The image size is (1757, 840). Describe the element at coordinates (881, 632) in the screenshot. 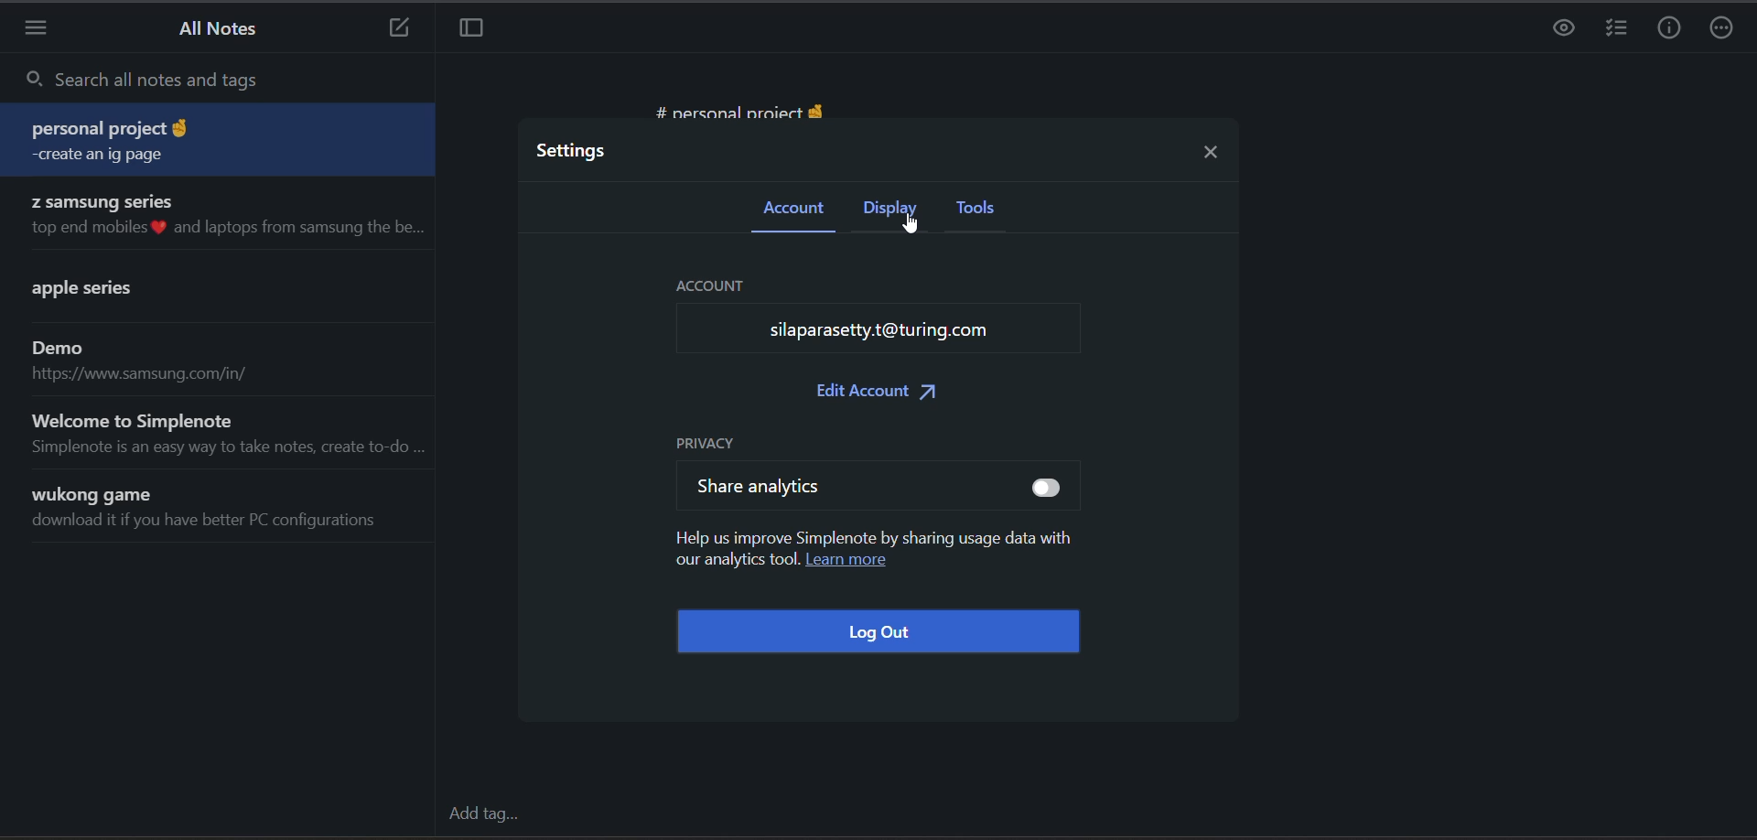

I see `log out` at that location.